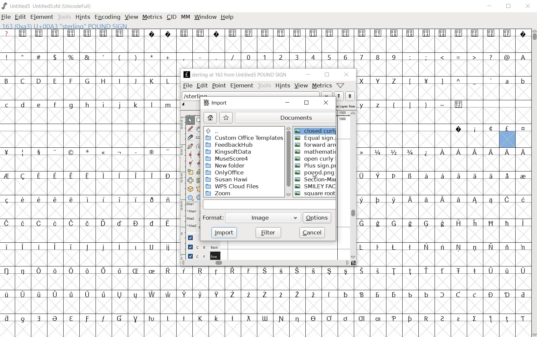 This screenshot has height=337, width=537. I want to click on import, so click(218, 103).